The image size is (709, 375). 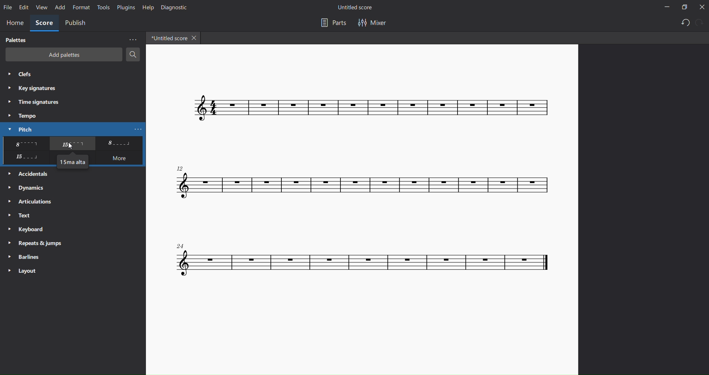 What do you see at coordinates (33, 103) in the screenshot?
I see `time signatures` at bounding box center [33, 103].